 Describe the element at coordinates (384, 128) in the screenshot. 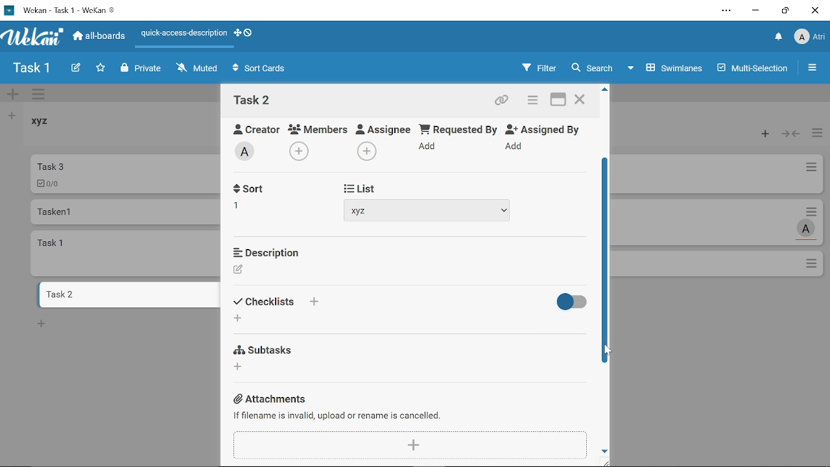

I see `Assignee` at that location.